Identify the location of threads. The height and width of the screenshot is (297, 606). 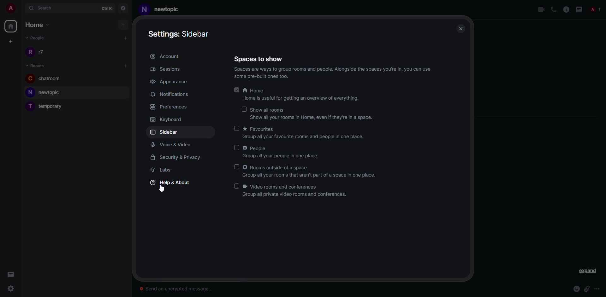
(579, 9).